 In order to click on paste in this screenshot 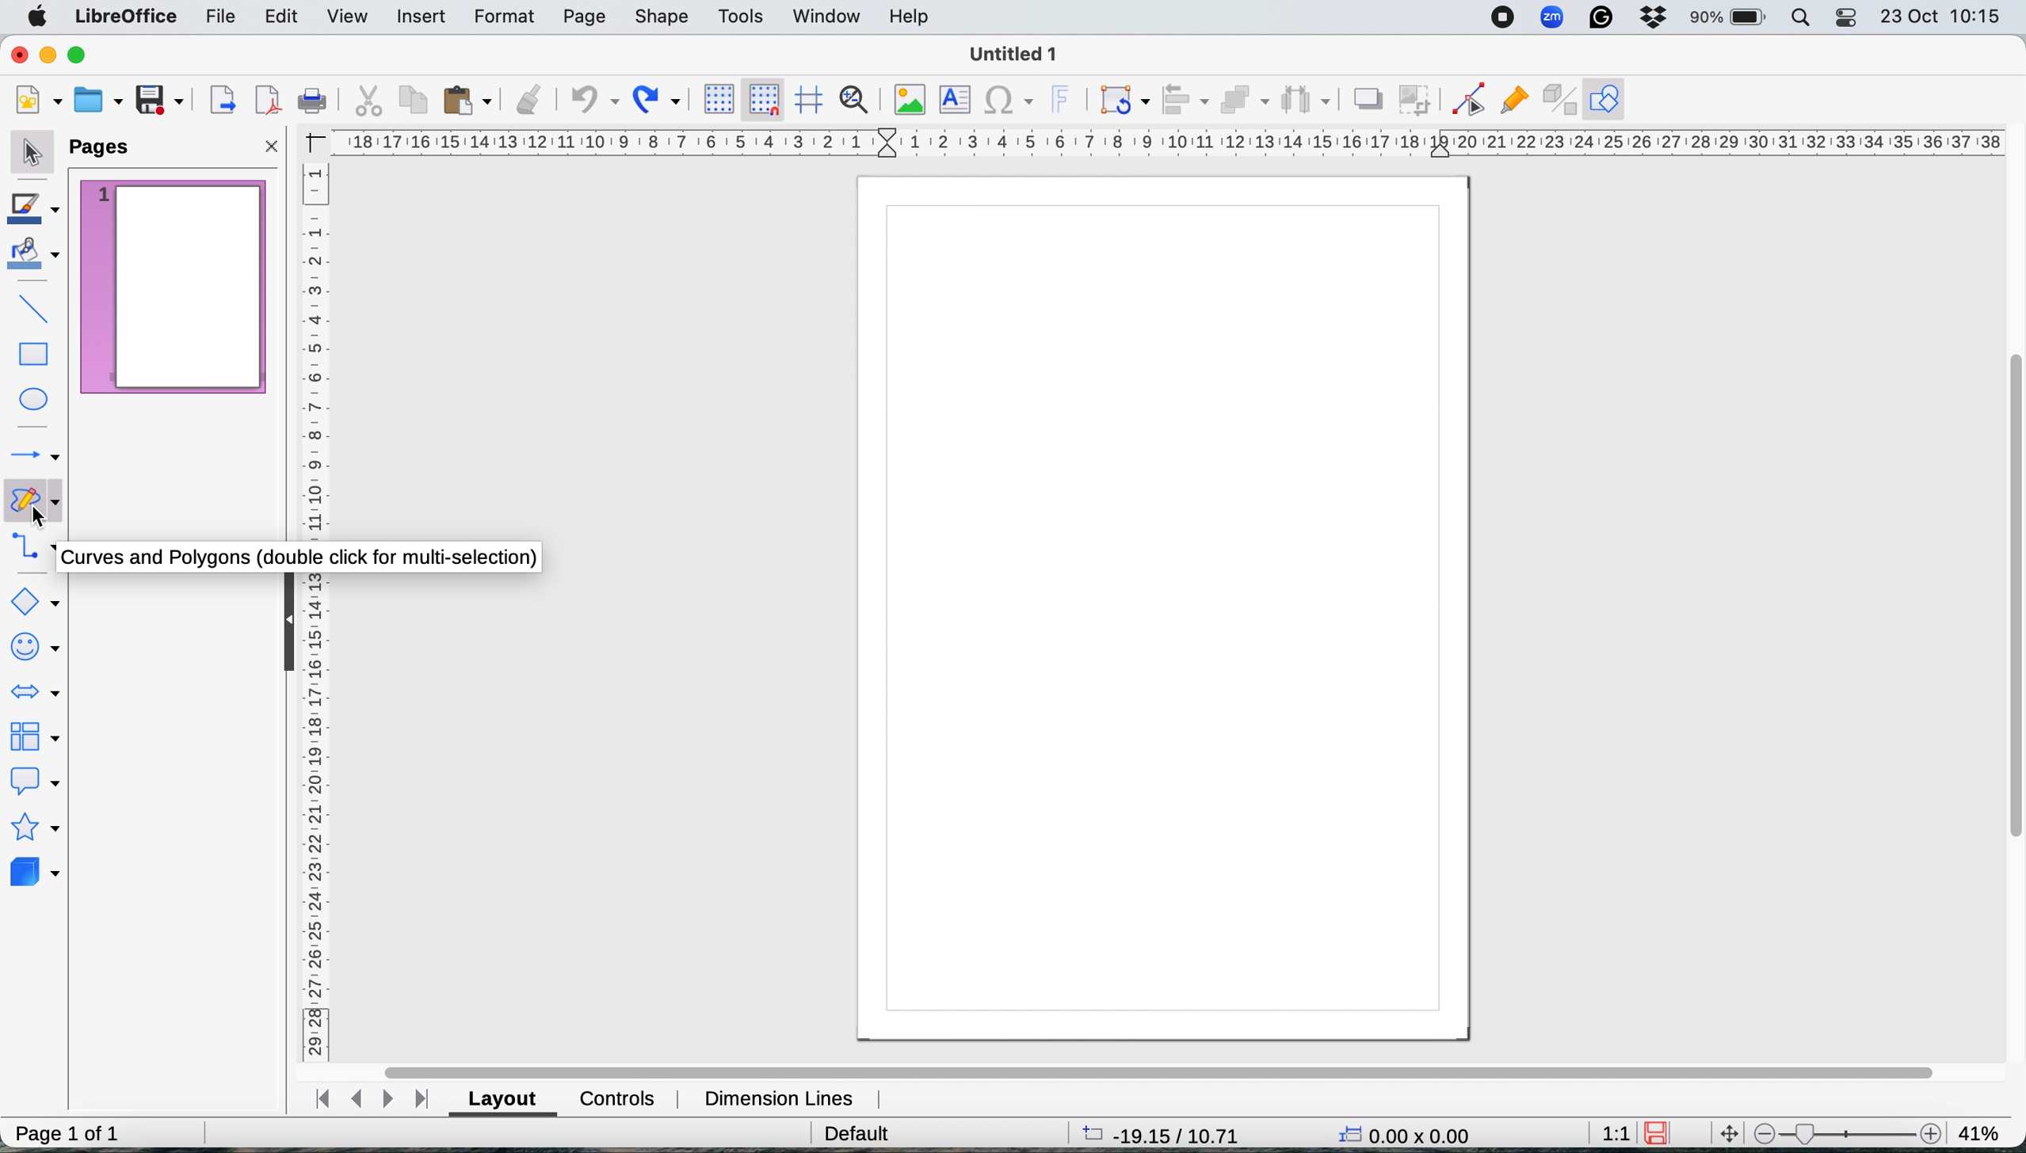, I will do `click(470, 101)`.